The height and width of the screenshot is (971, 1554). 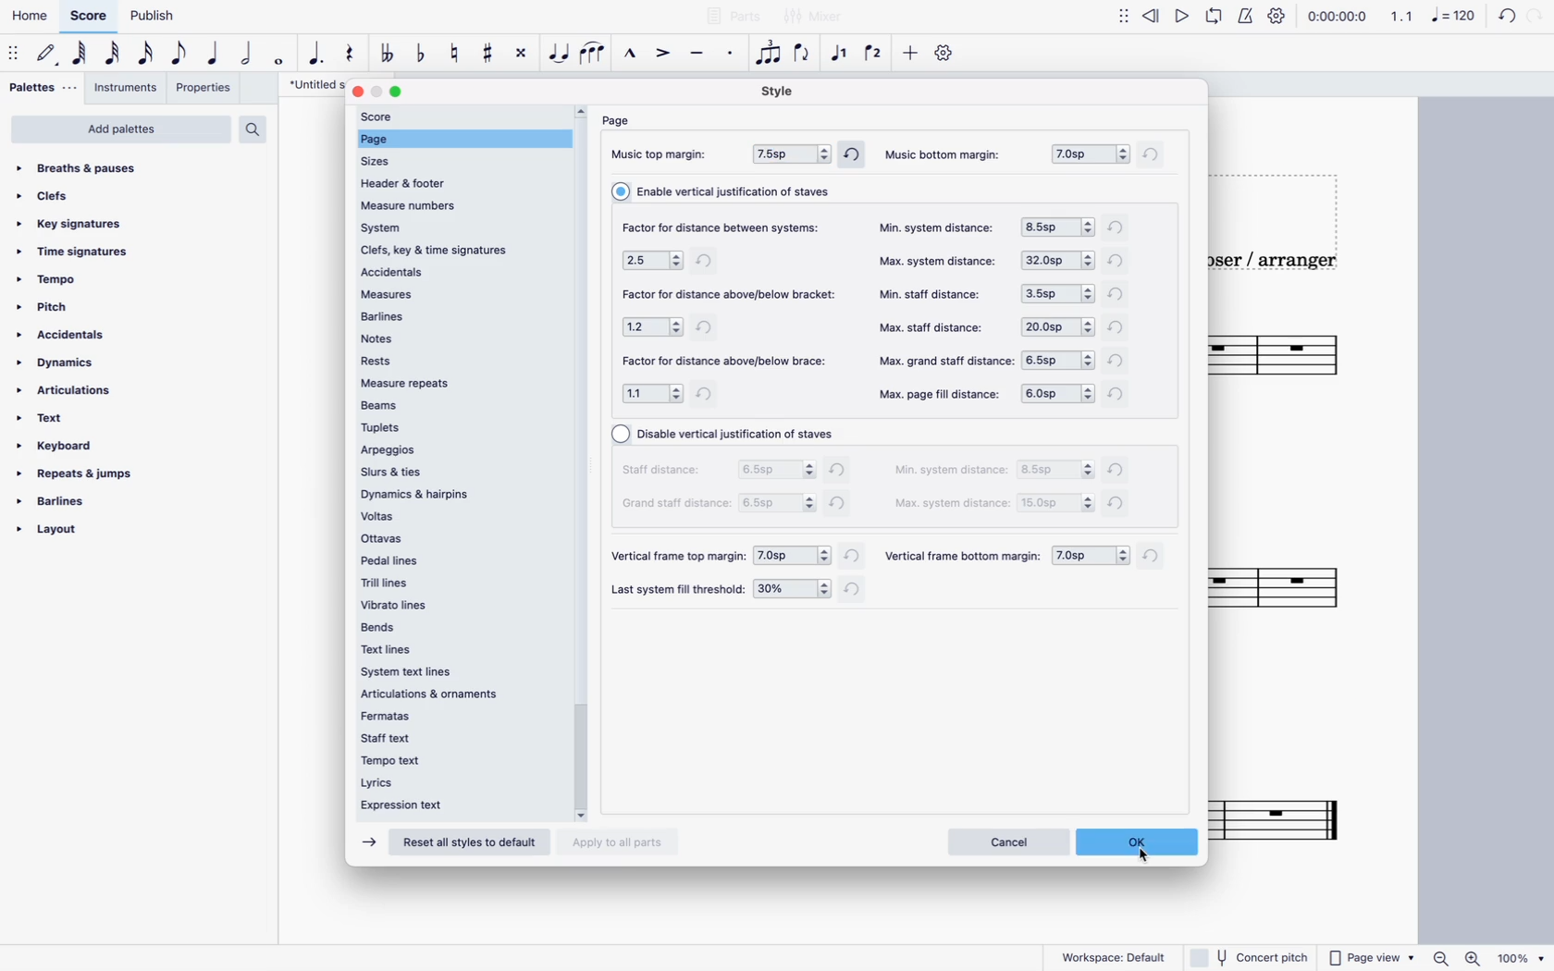 What do you see at coordinates (455, 360) in the screenshot?
I see `rests` at bounding box center [455, 360].